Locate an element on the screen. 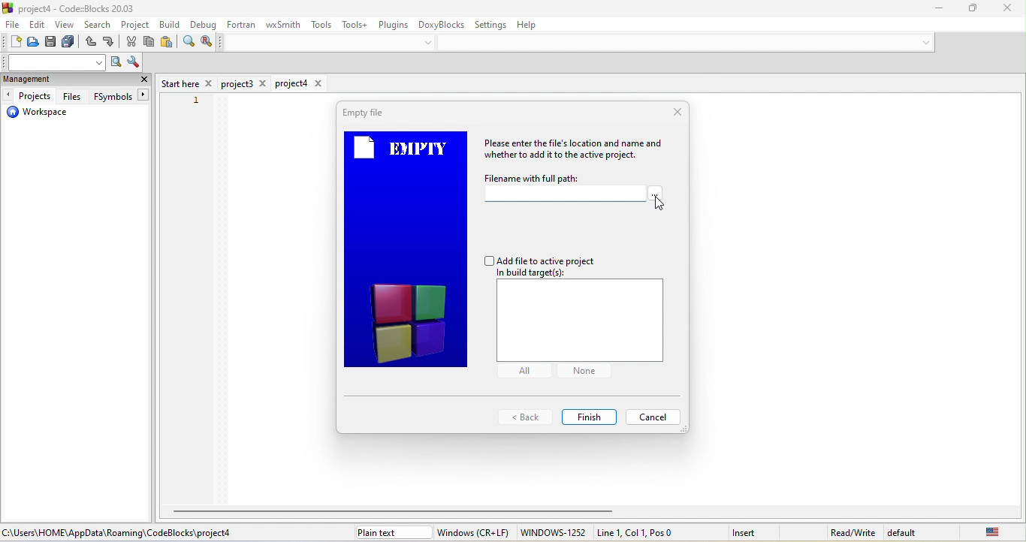 This screenshot has width=1026, height=542. empty file is located at coordinates (404, 256).